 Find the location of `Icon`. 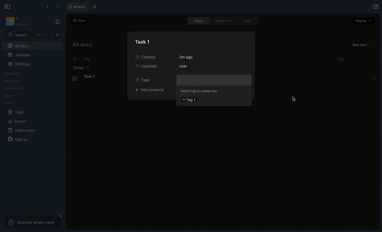

Icon is located at coordinates (9, 21).